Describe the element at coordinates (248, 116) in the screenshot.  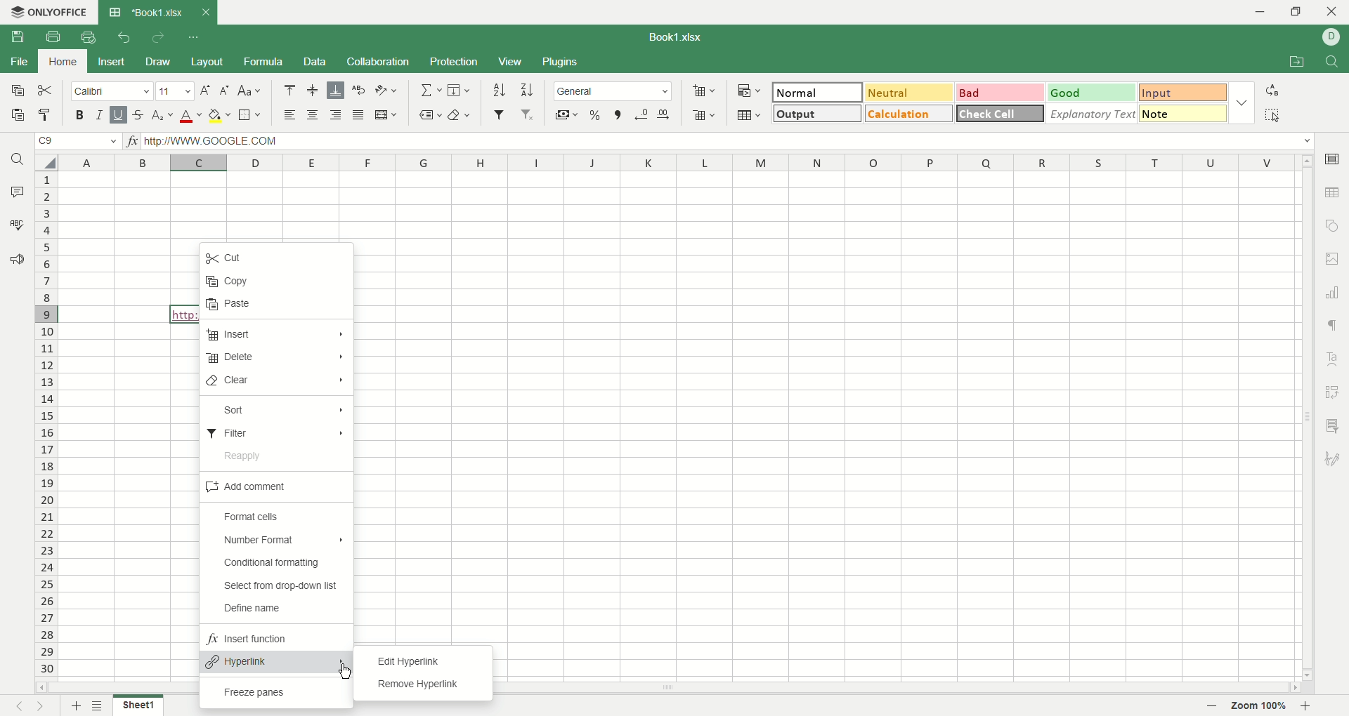
I see `border` at that location.